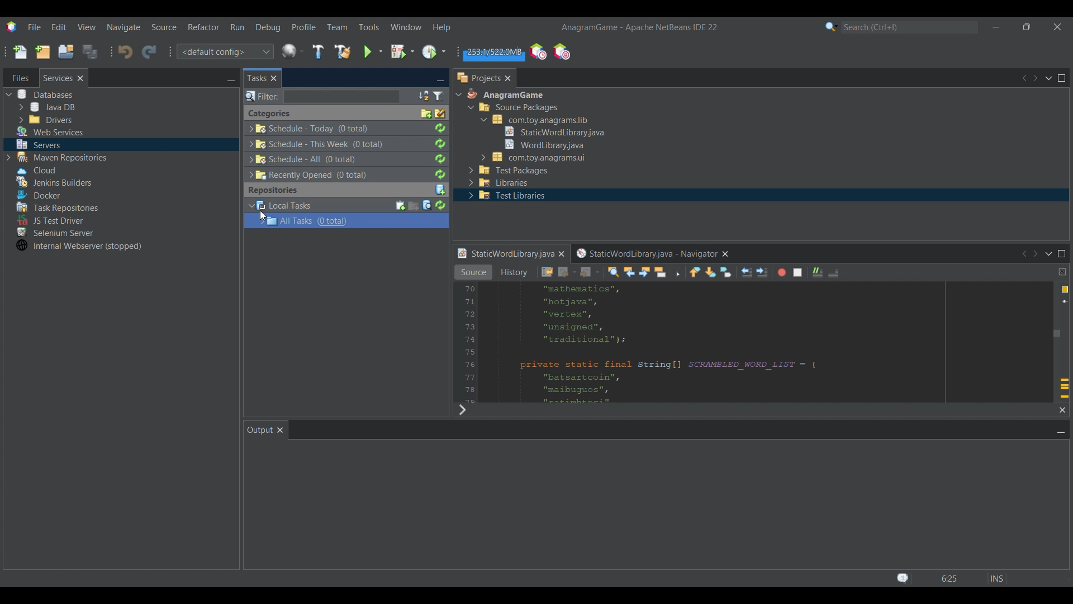  Describe the element at coordinates (322, 96) in the screenshot. I see `` at that location.